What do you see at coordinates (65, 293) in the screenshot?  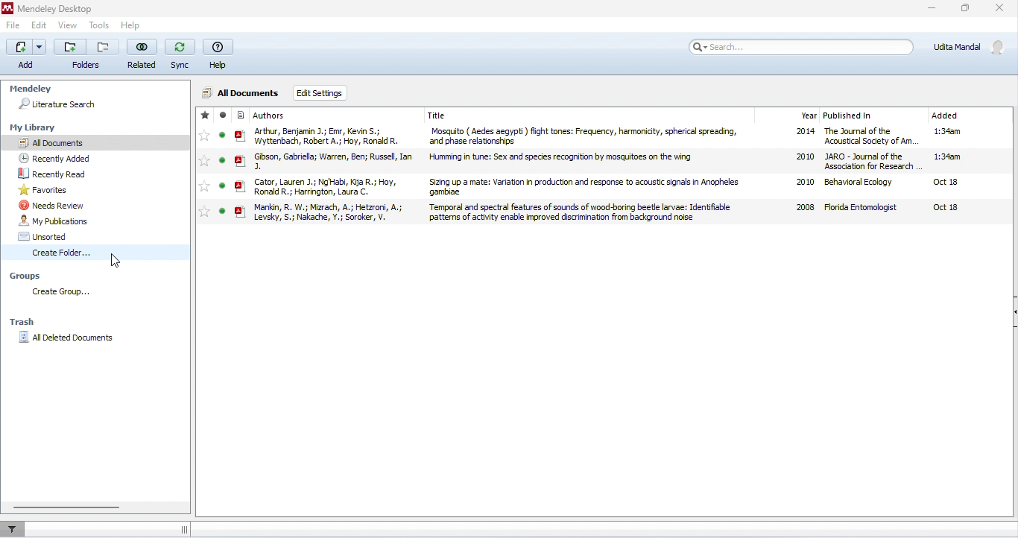 I see `create group` at bounding box center [65, 293].